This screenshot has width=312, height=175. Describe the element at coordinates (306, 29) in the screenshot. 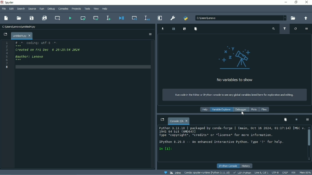

I see `Options` at that location.